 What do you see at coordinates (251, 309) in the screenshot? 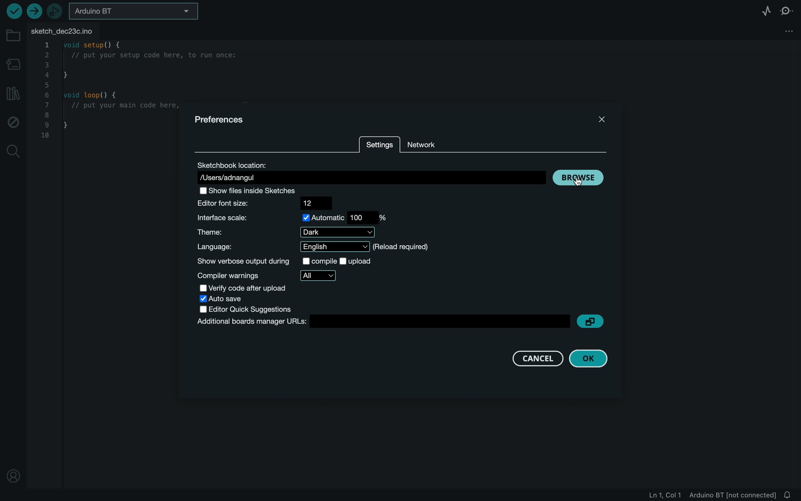
I see `editor quick suggestions ` at bounding box center [251, 309].